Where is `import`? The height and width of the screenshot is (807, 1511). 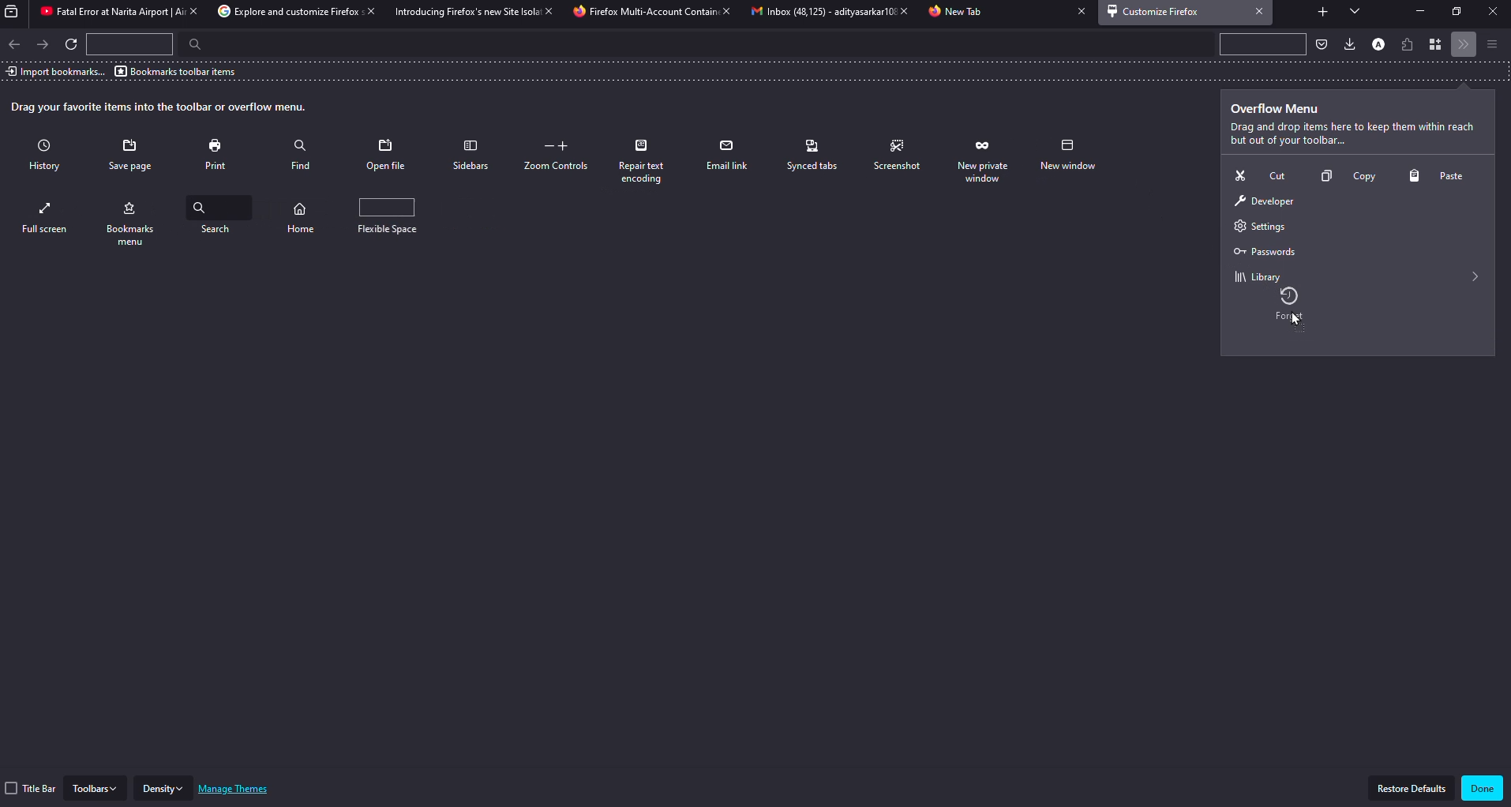 import is located at coordinates (54, 71).